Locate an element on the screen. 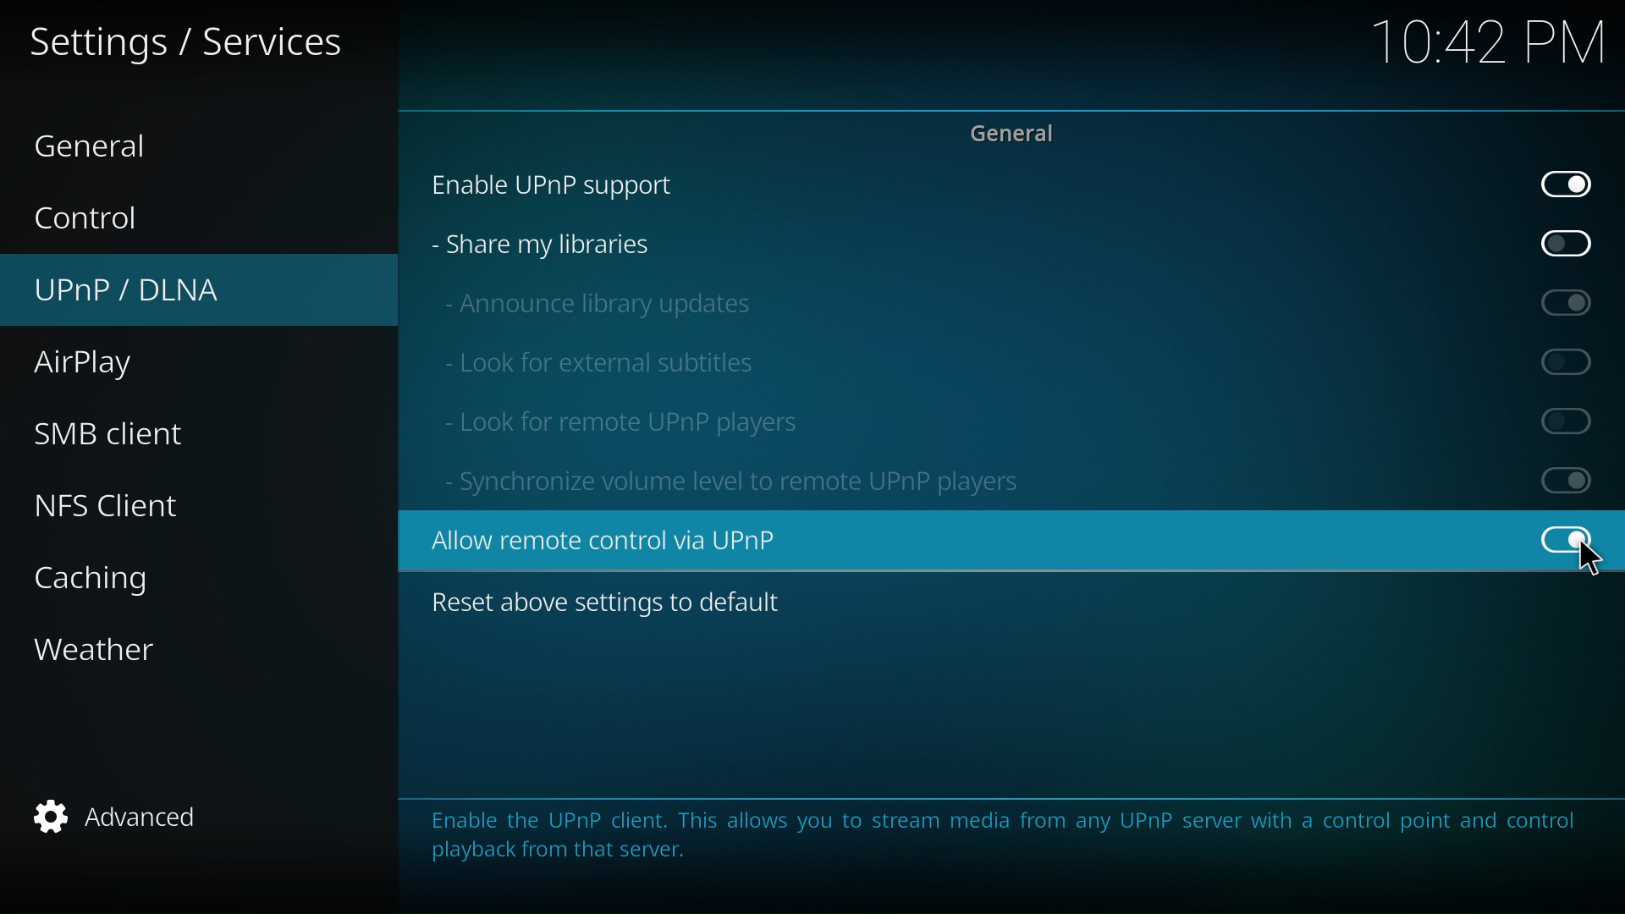 The width and height of the screenshot is (1625, 914). 10:42 PM is located at coordinates (1486, 41).